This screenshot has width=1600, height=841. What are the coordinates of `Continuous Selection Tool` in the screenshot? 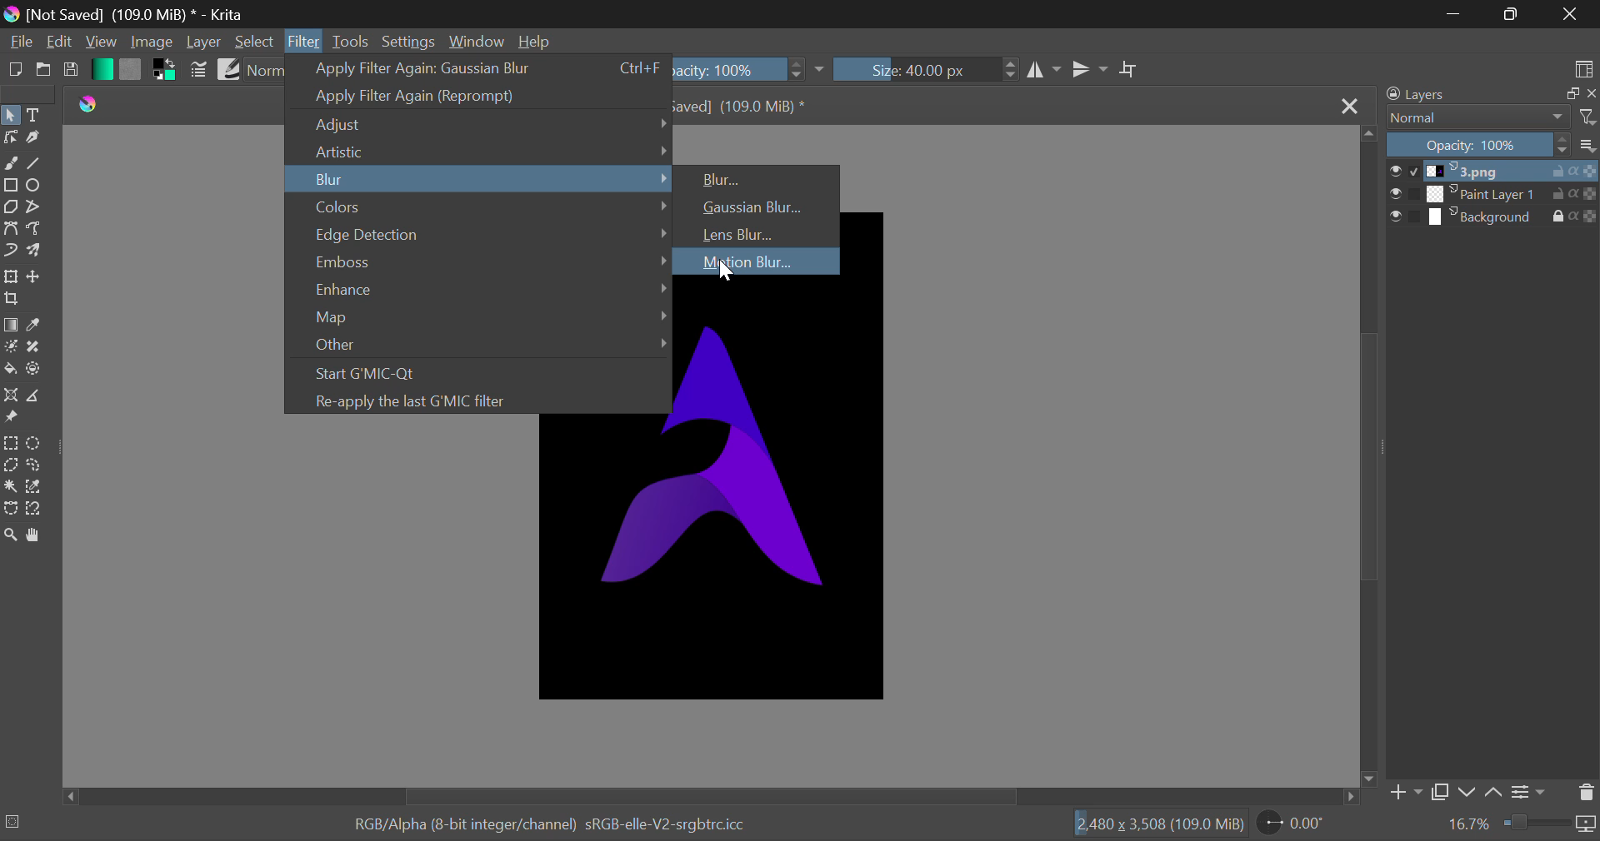 It's located at (10, 486).